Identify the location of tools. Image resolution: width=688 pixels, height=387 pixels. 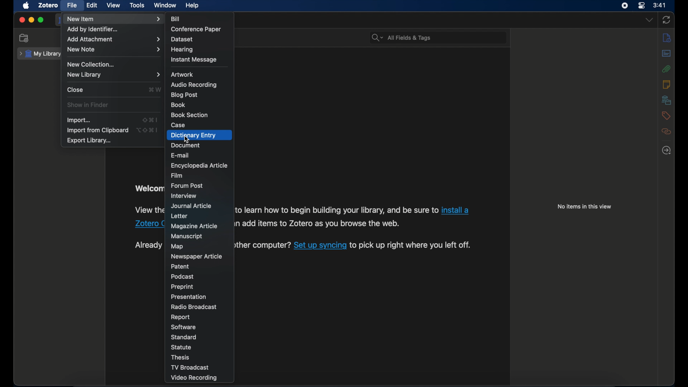
(137, 5).